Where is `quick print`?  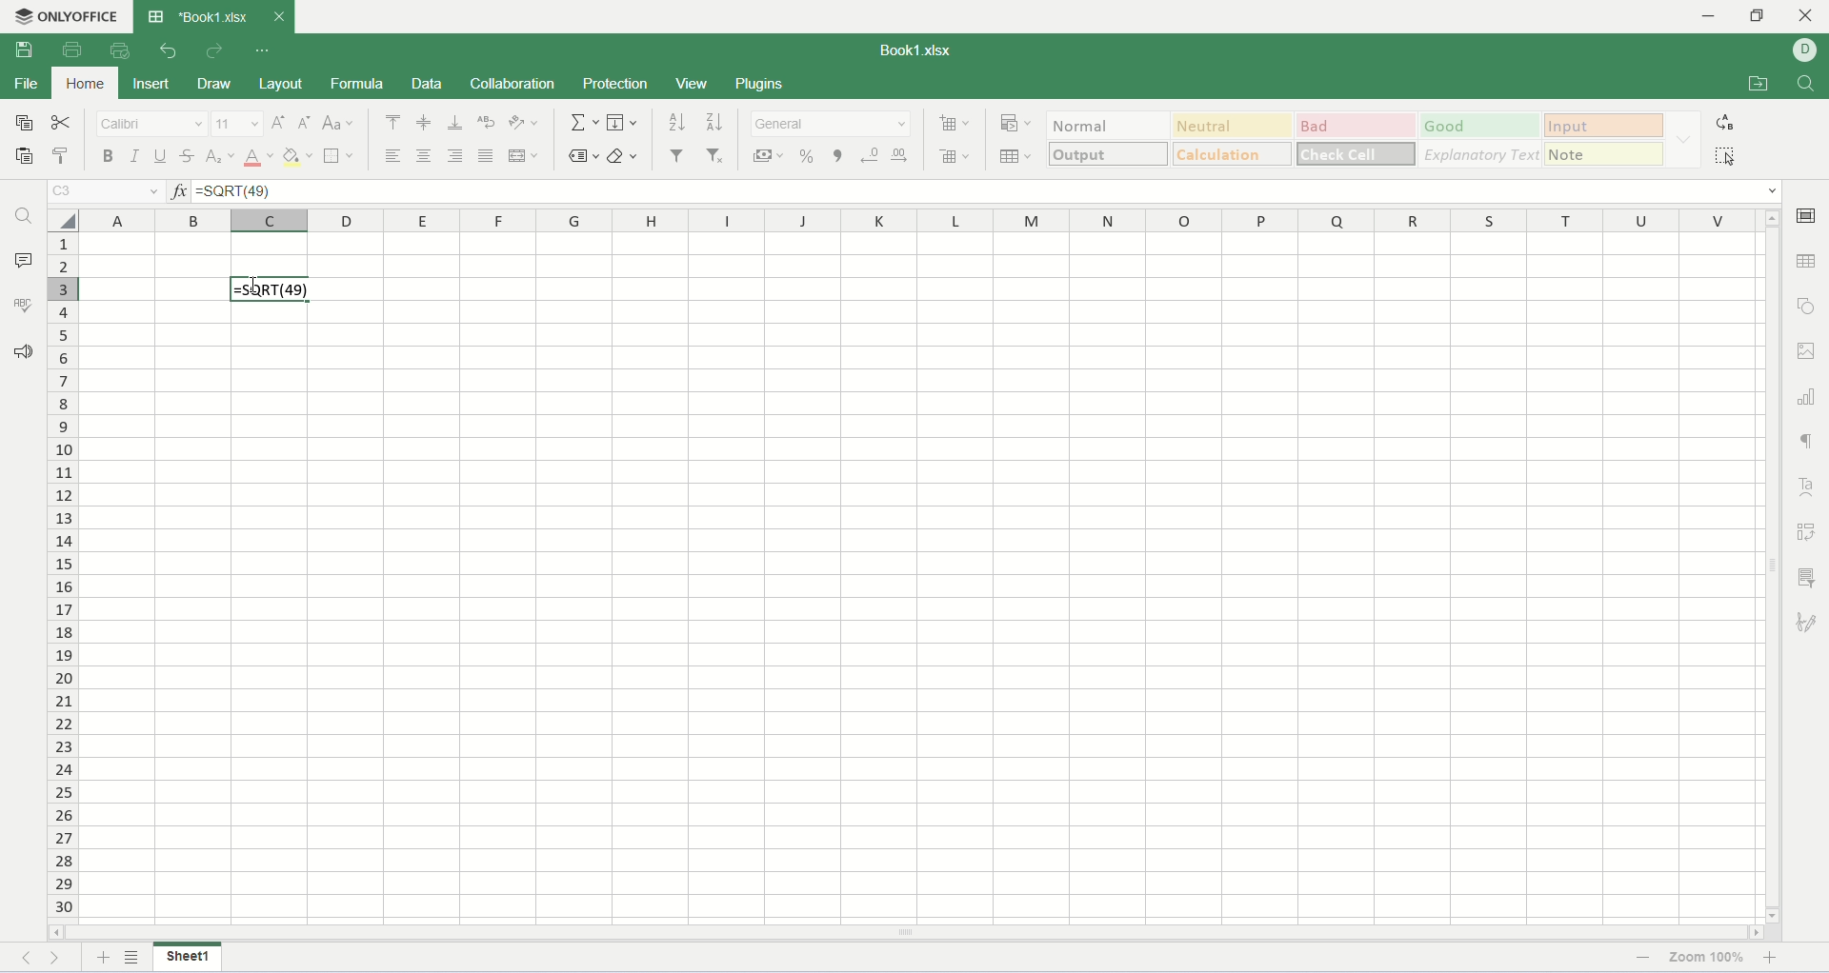 quick print is located at coordinates (122, 50).